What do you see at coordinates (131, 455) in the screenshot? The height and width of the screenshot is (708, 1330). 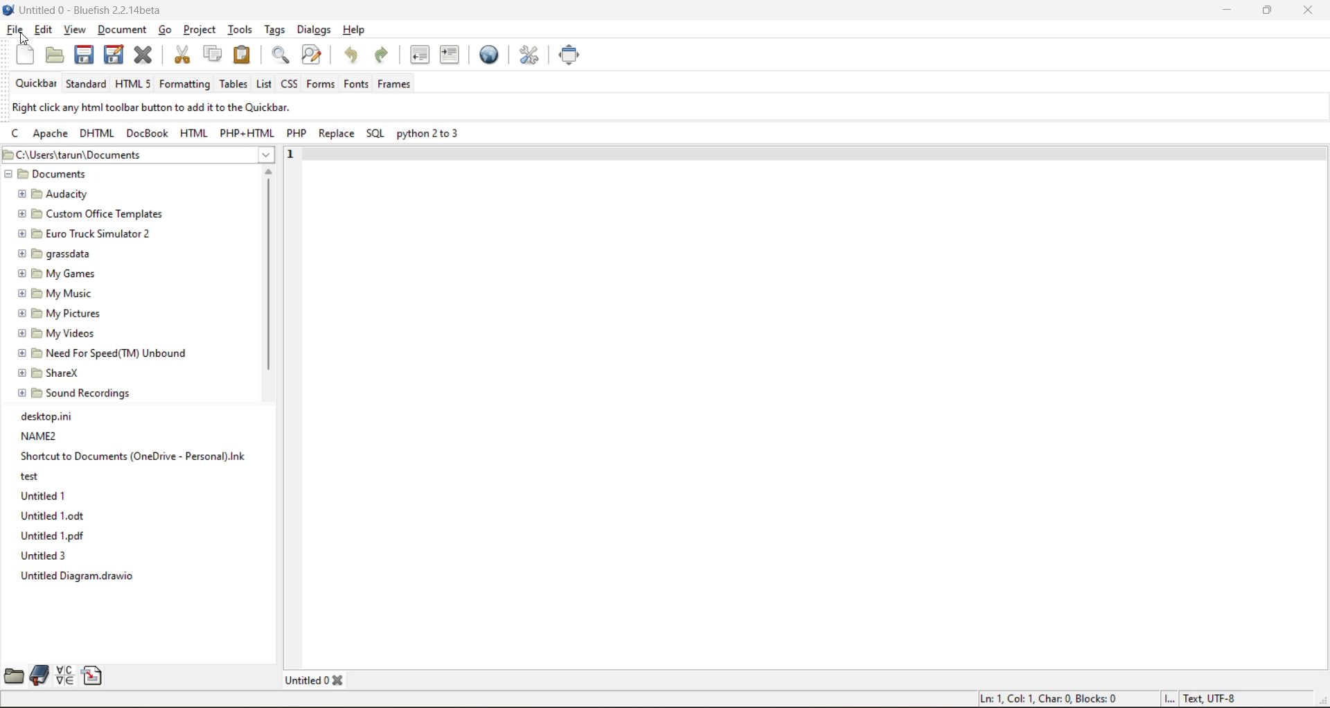 I see `Shortcut to Documents (OneDrive-Personal).Ink` at bounding box center [131, 455].